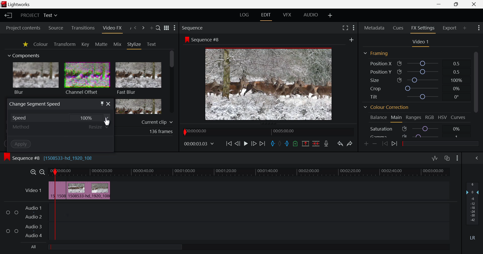 This screenshot has width=483, height=254. What do you see at coordinates (306, 144) in the screenshot?
I see `Remove marked section` at bounding box center [306, 144].